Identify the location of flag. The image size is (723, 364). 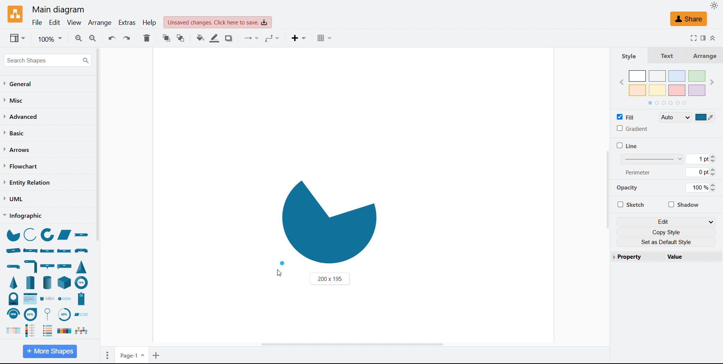
(66, 265).